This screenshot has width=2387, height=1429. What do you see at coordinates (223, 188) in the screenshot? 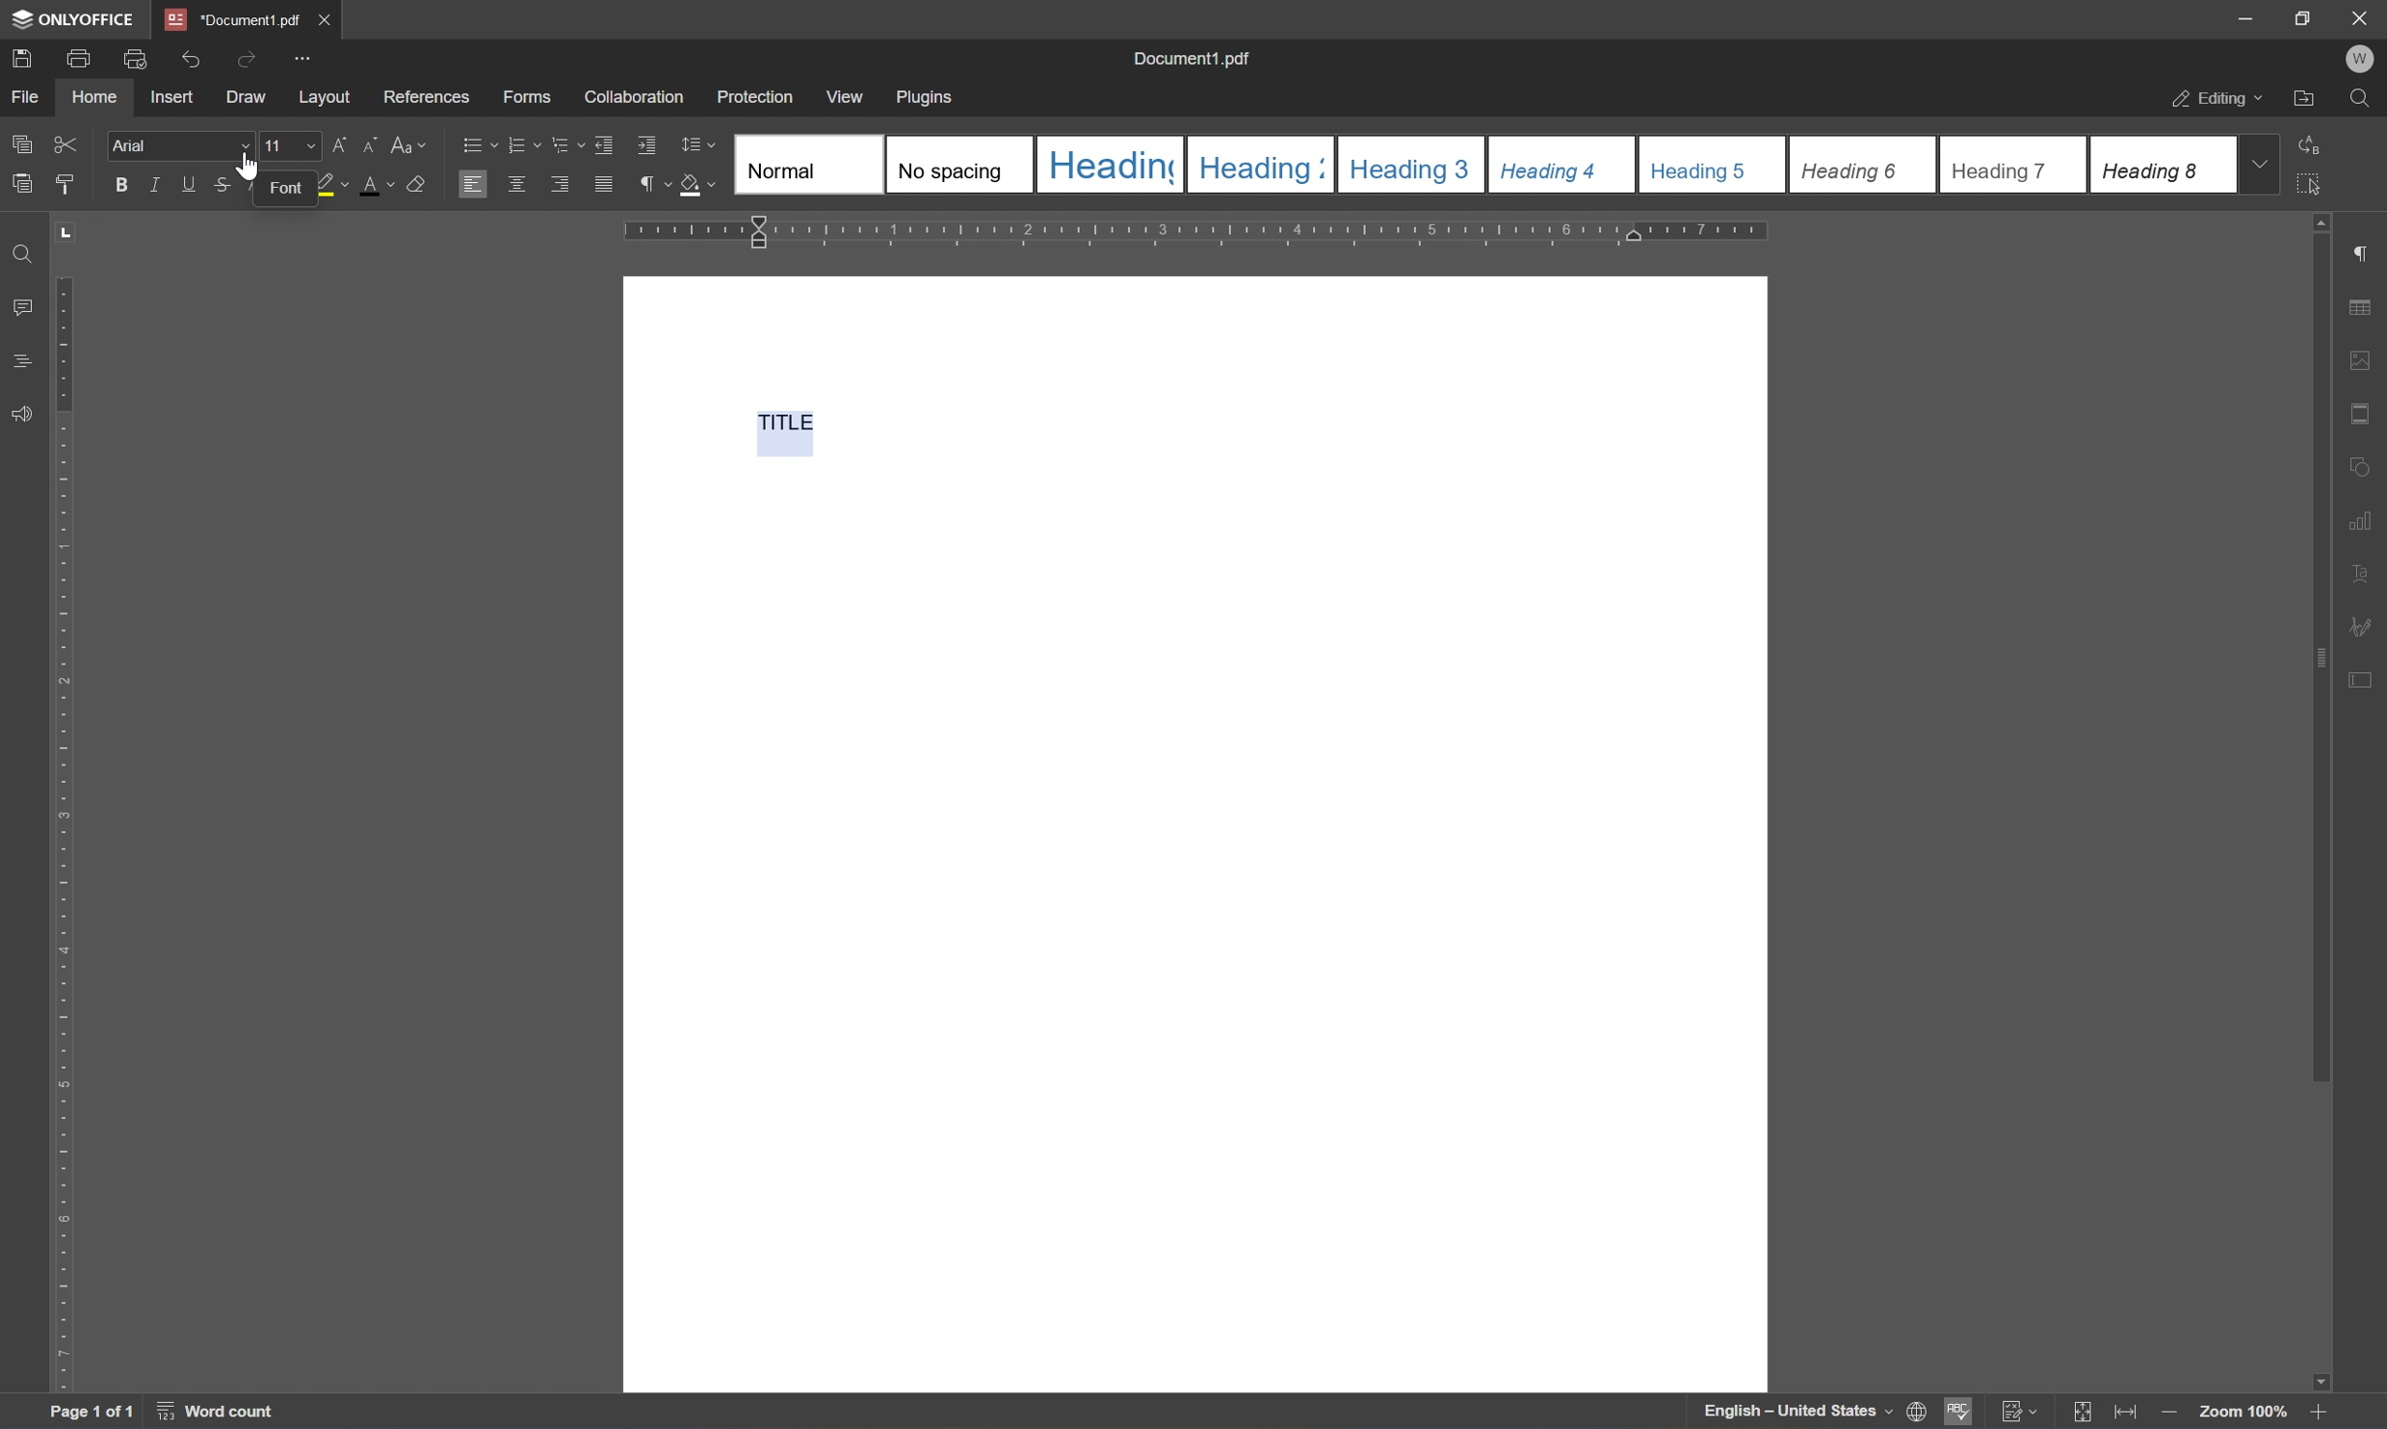
I see `strikethrough` at bounding box center [223, 188].